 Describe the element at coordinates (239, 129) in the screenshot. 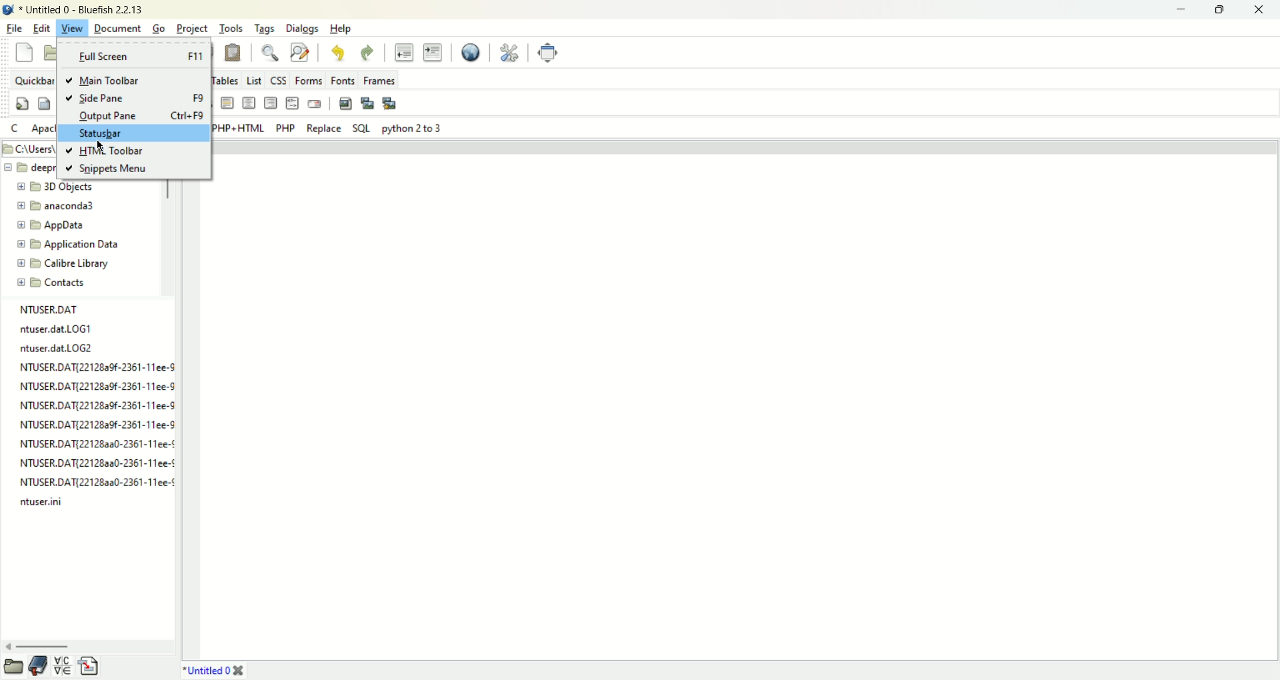

I see `PHP+HTML` at that location.